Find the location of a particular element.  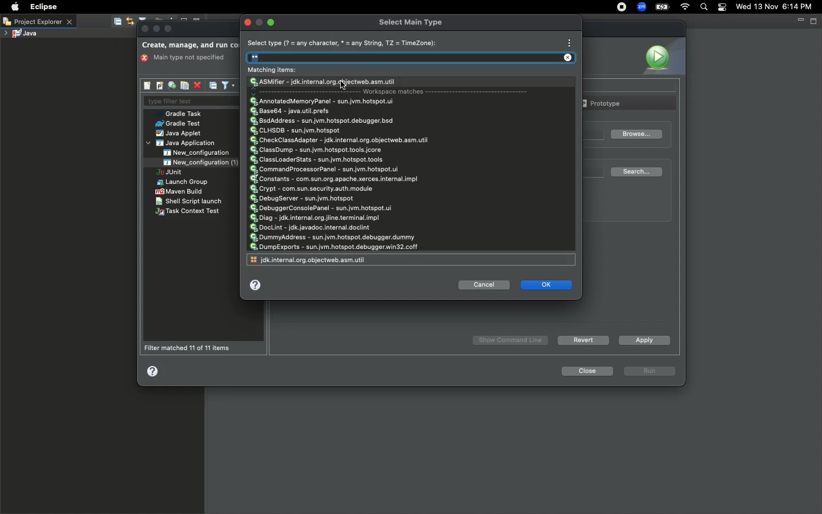

Search is located at coordinates (414, 58).